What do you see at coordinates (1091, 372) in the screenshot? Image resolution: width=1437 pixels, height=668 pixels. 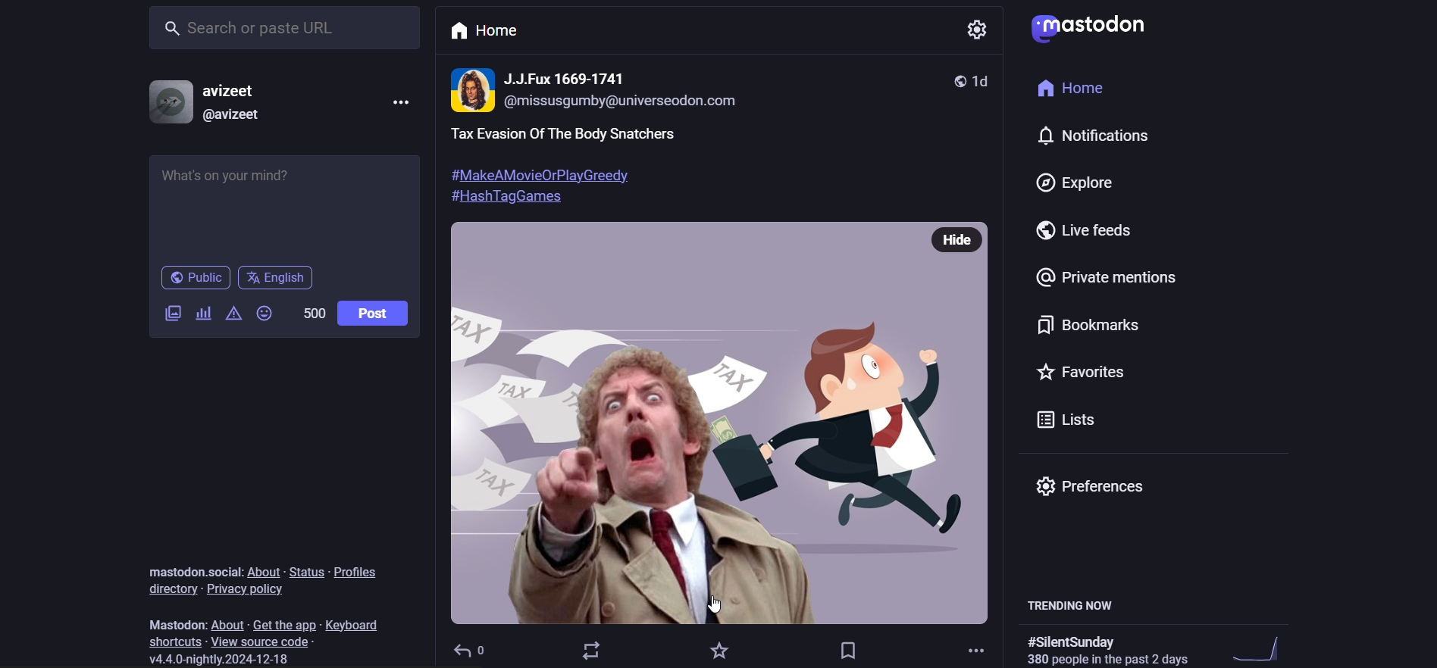 I see `favorite` at bounding box center [1091, 372].